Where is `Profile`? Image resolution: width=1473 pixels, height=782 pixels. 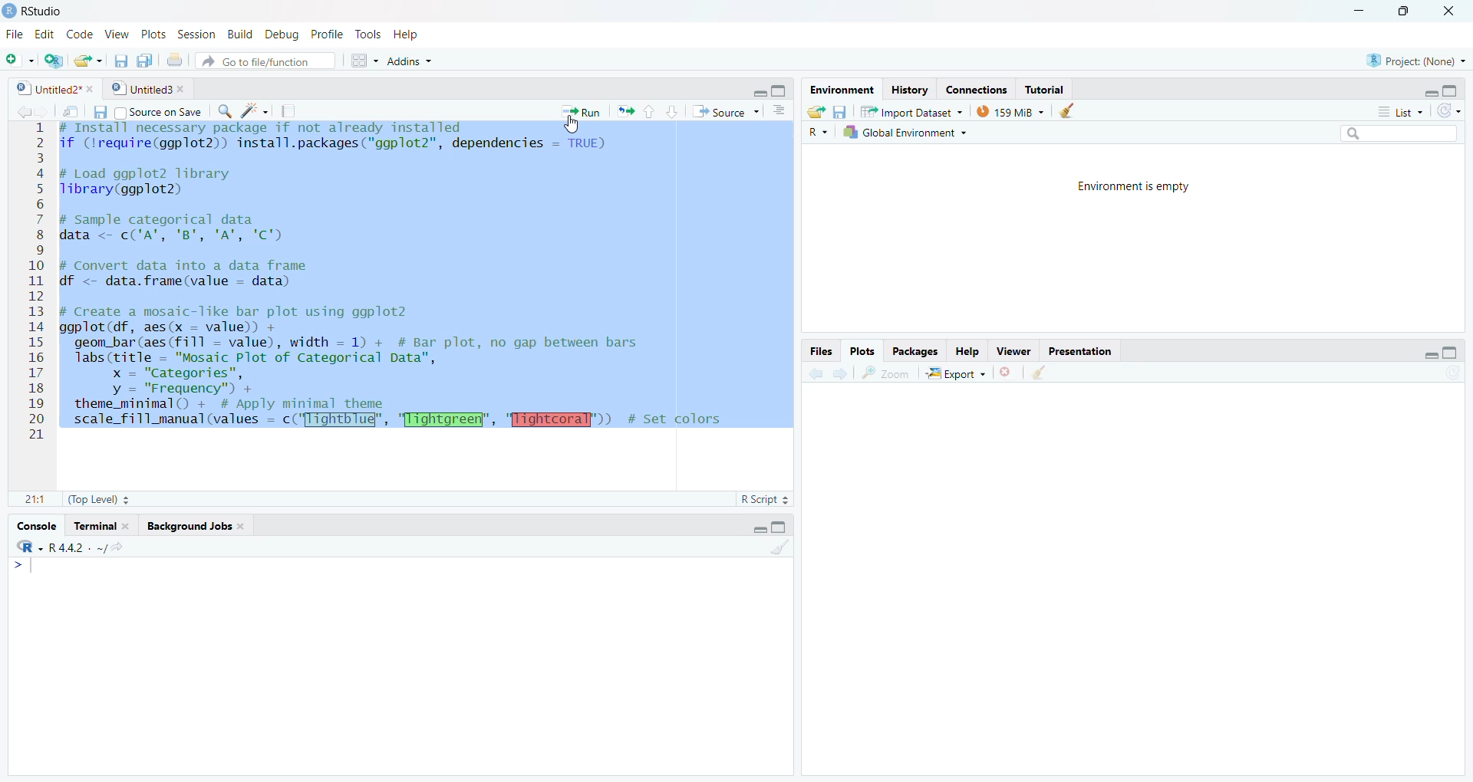
Profile is located at coordinates (326, 34).